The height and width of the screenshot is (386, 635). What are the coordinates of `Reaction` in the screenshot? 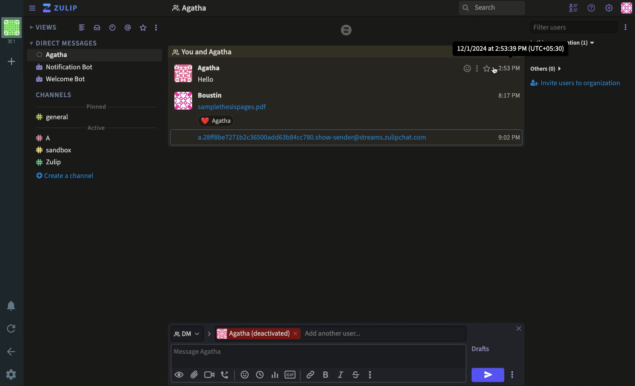 It's located at (246, 374).